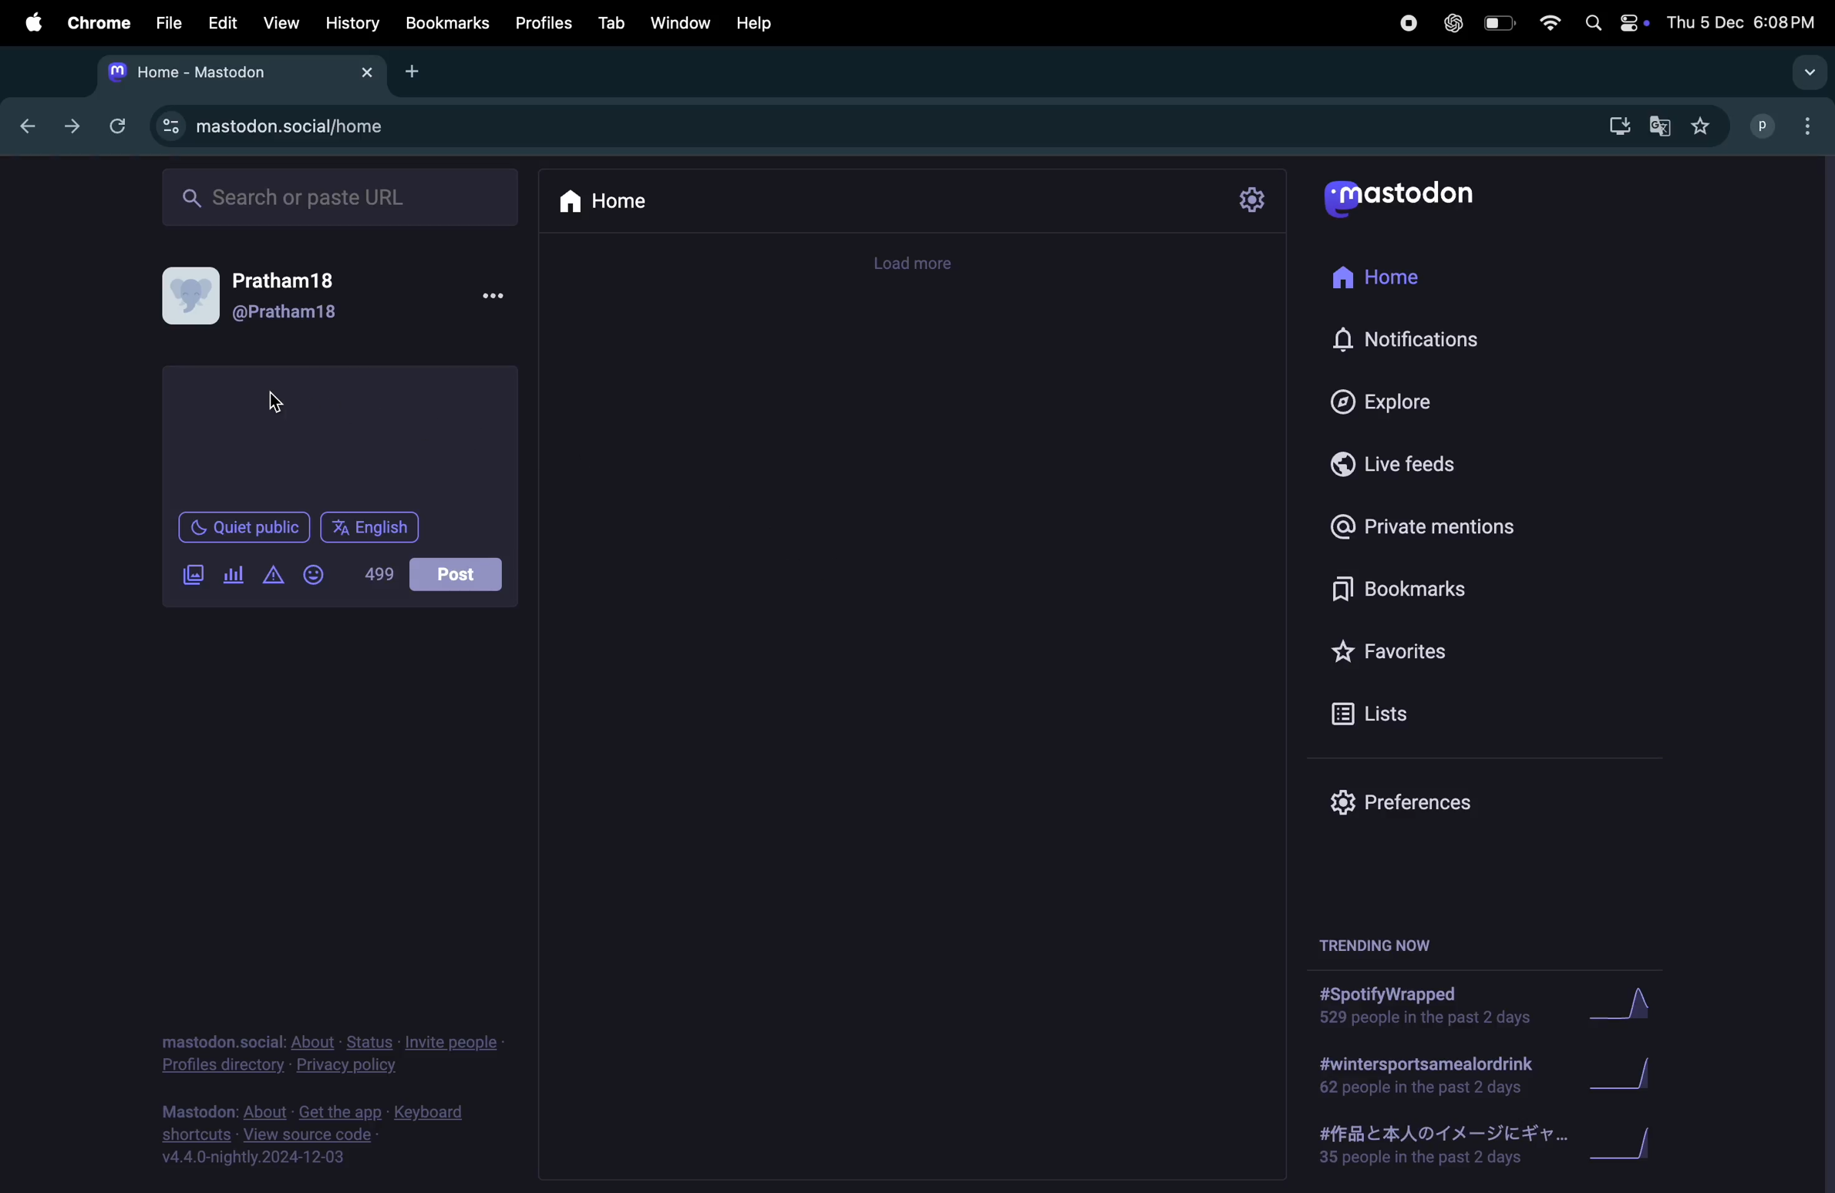 The image size is (1835, 1193). Describe the element at coordinates (269, 301) in the screenshot. I see `user profile` at that location.